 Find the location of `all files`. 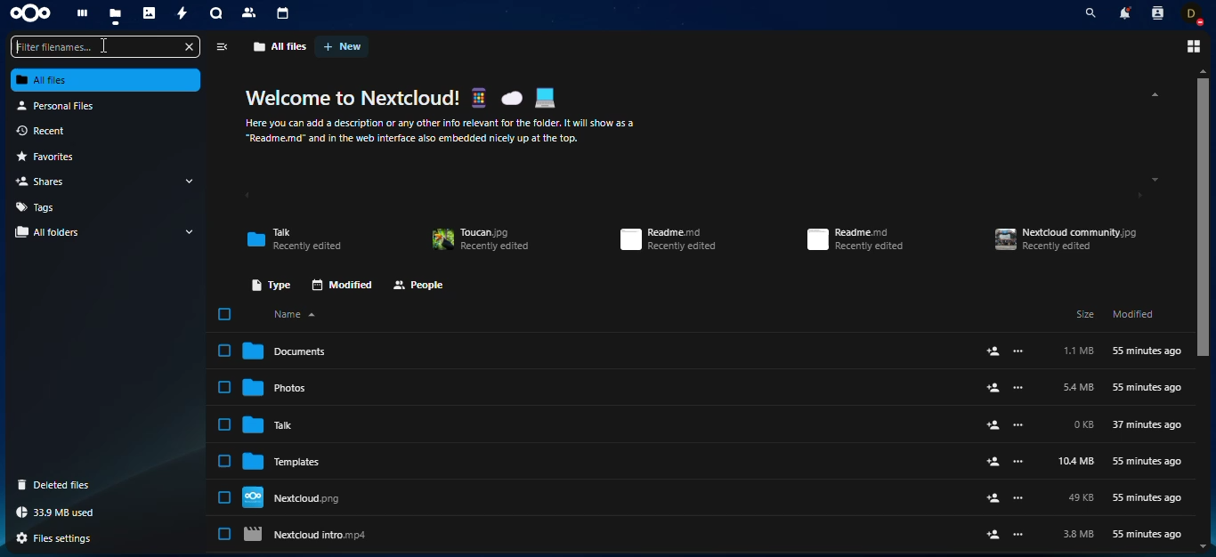

all files is located at coordinates (280, 46).